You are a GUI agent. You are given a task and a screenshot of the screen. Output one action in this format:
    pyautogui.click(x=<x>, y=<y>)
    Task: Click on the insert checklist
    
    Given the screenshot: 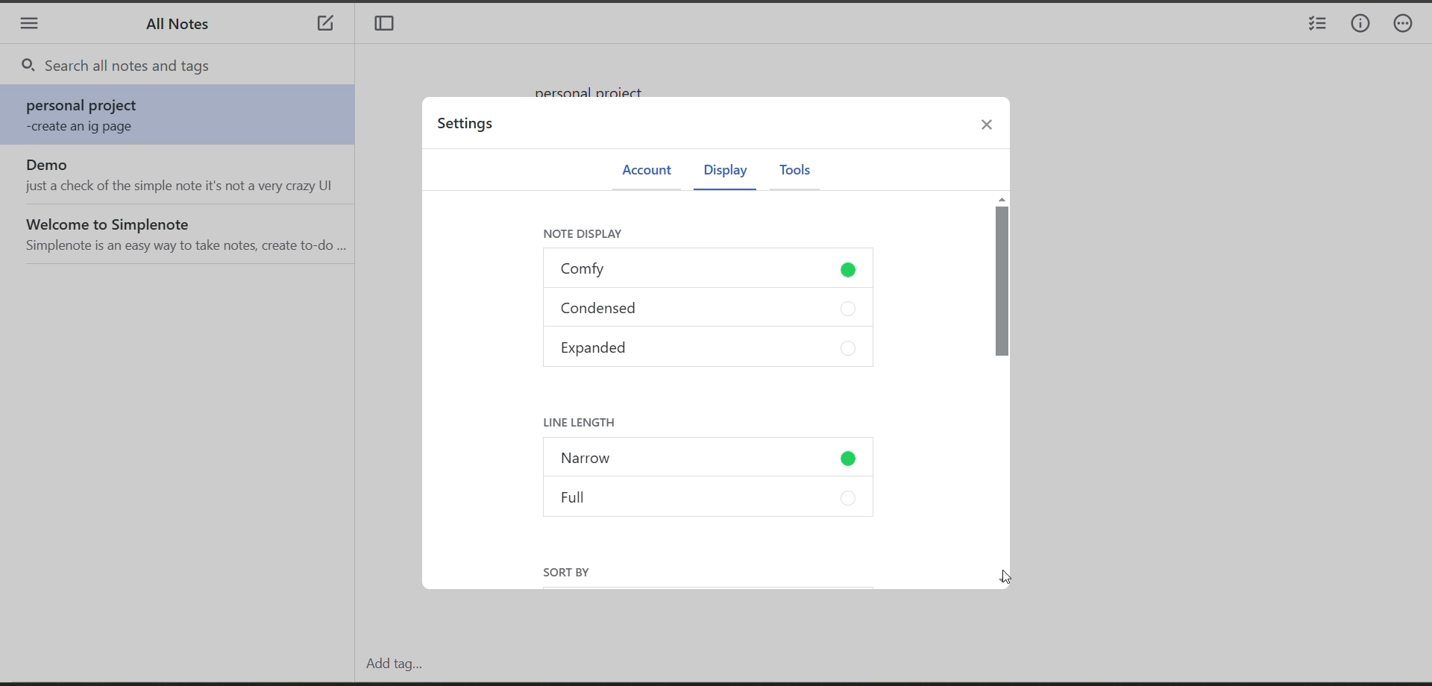 What is the action you would take?
    pyautogui.click(x=1315, y=25)
    